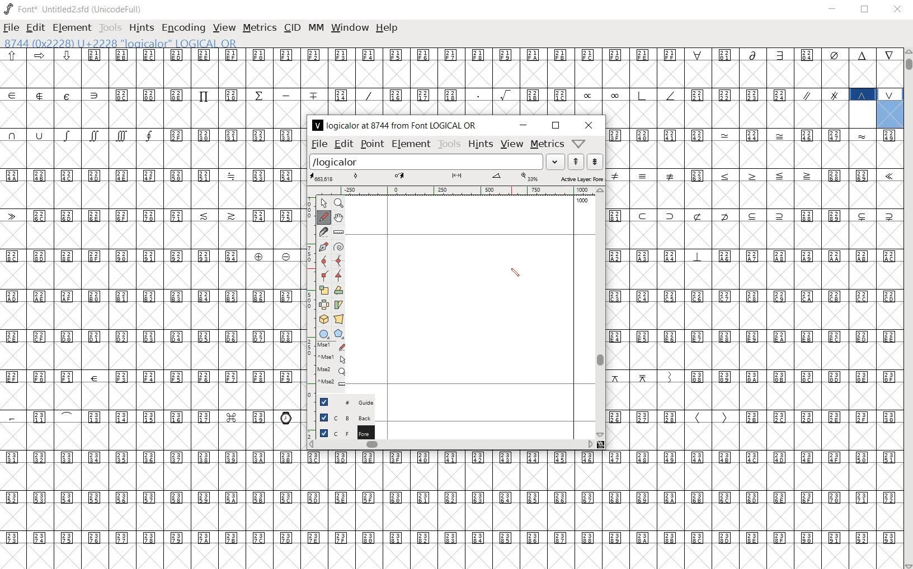  I want to click on polygon or star, so click(341, 334).